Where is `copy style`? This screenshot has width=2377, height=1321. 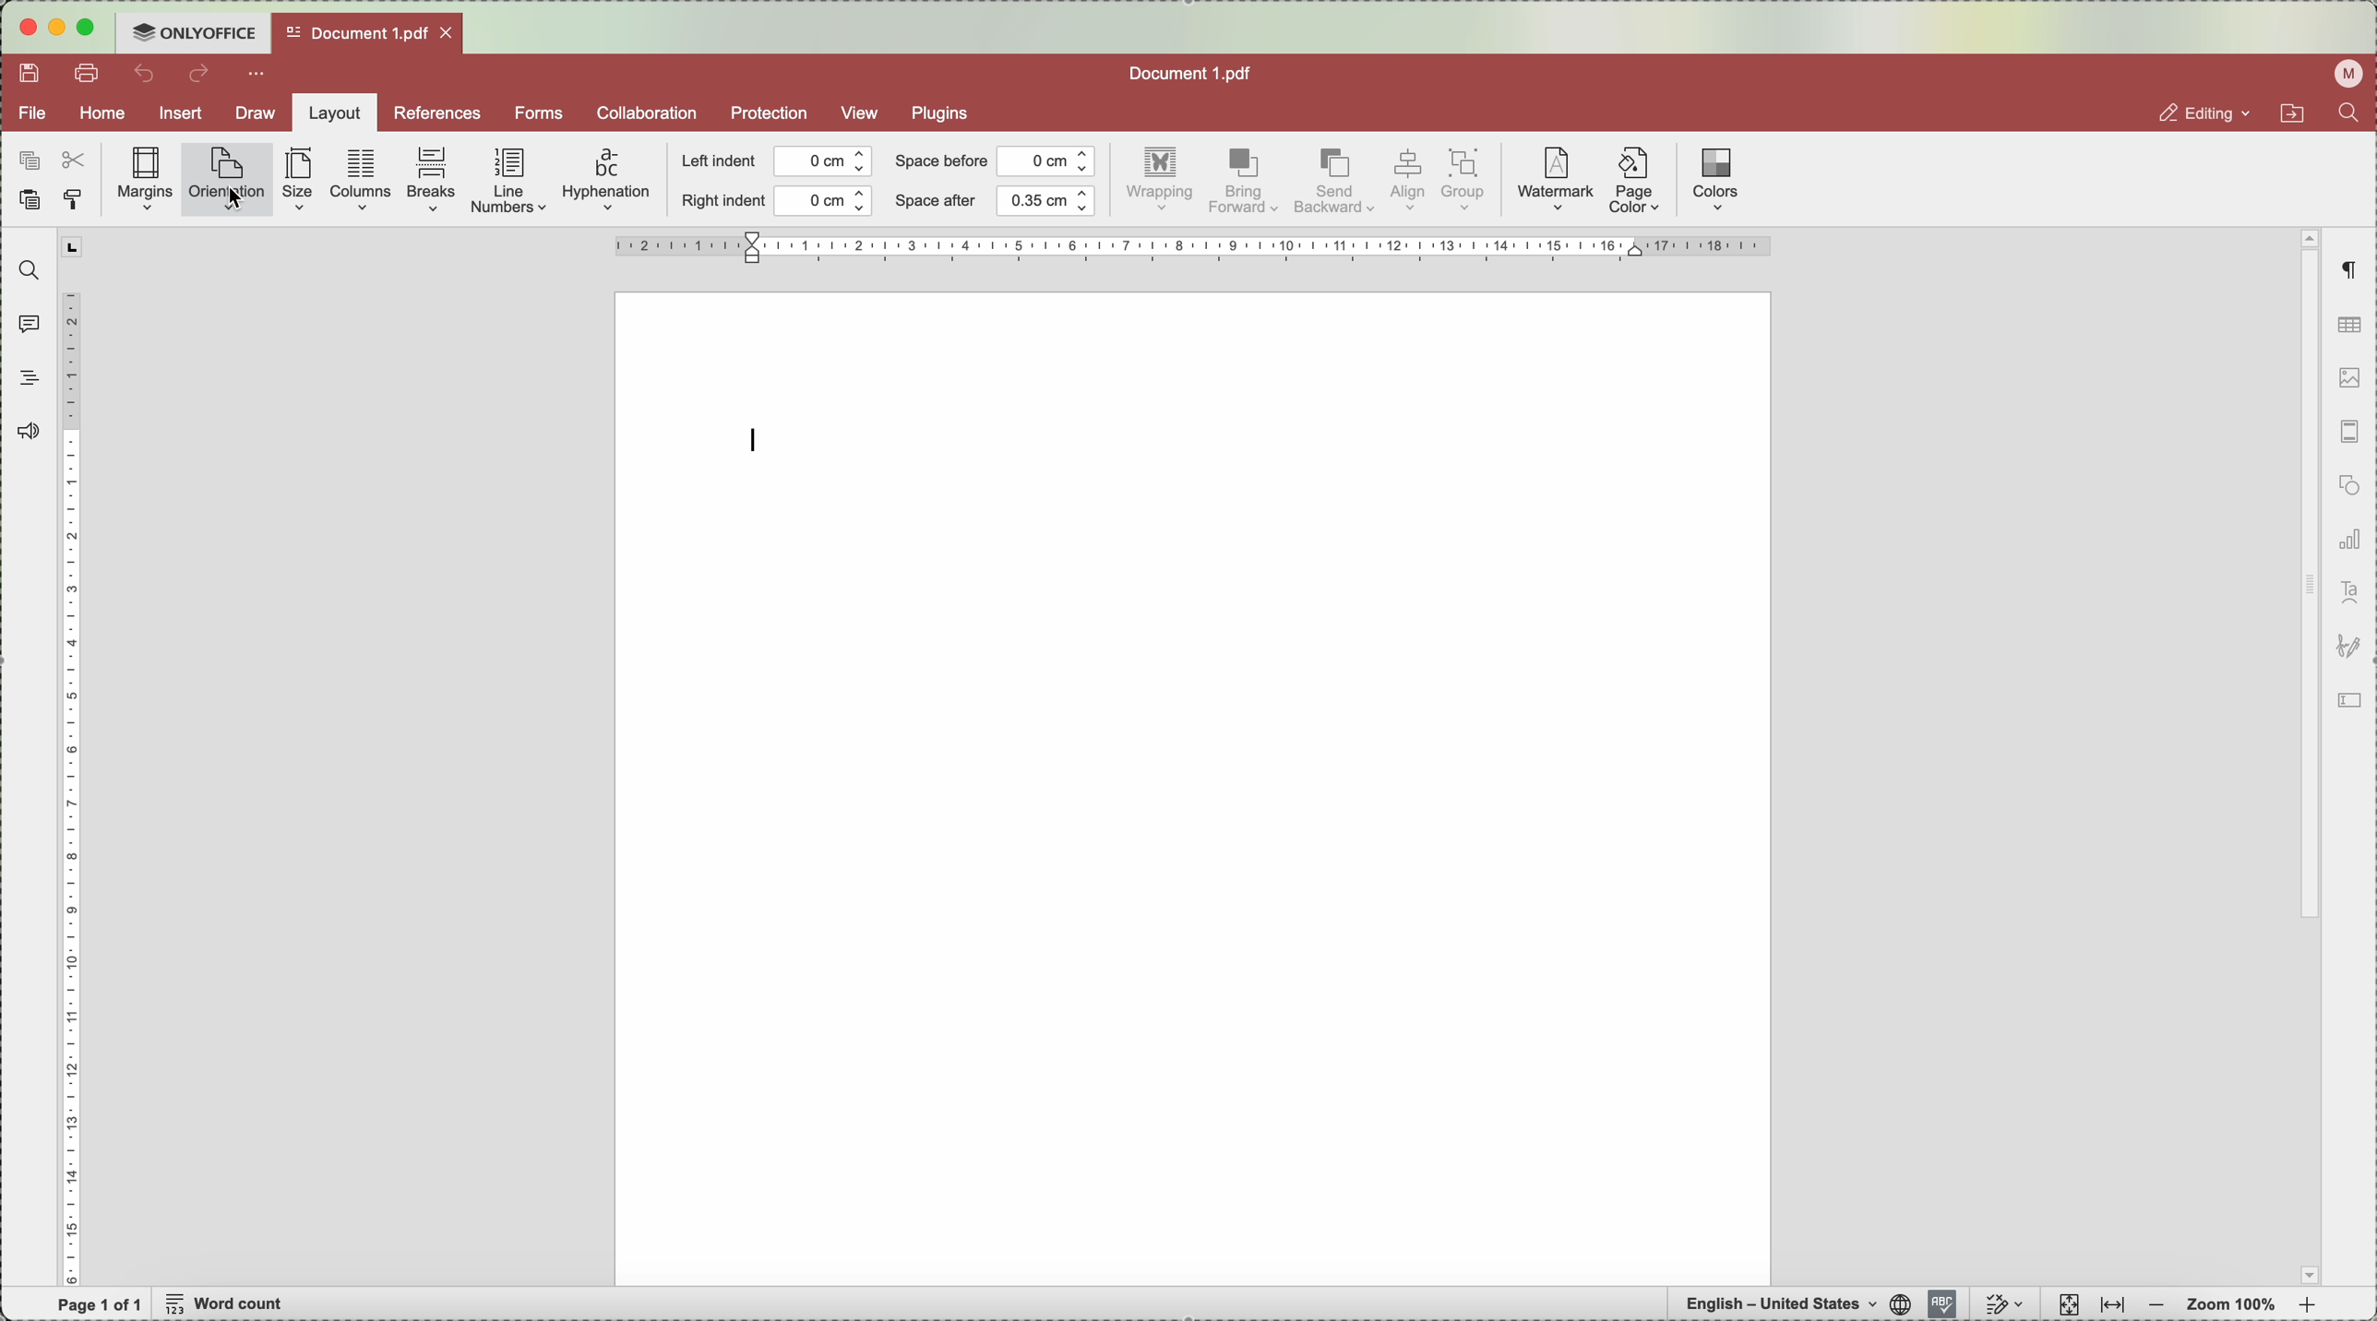
copy style is located at coordinates (78, 200).